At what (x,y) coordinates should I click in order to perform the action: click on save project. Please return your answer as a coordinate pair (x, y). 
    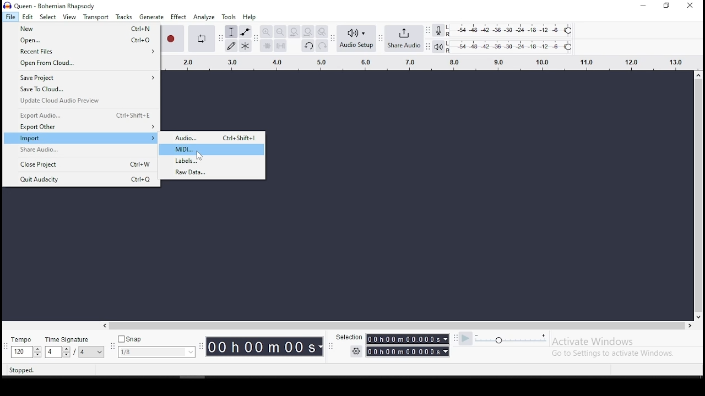
    Looking at the image, I should click on (80, 78).